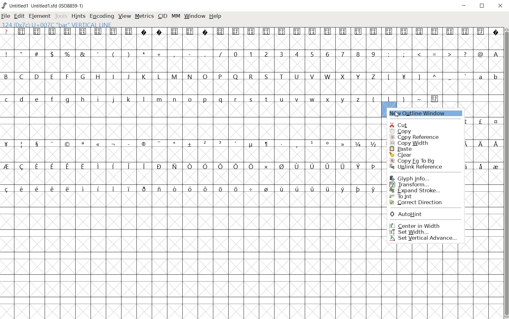 This screenshot has width=509, height=319. I want to click on CURSOR, so click(397, 113).